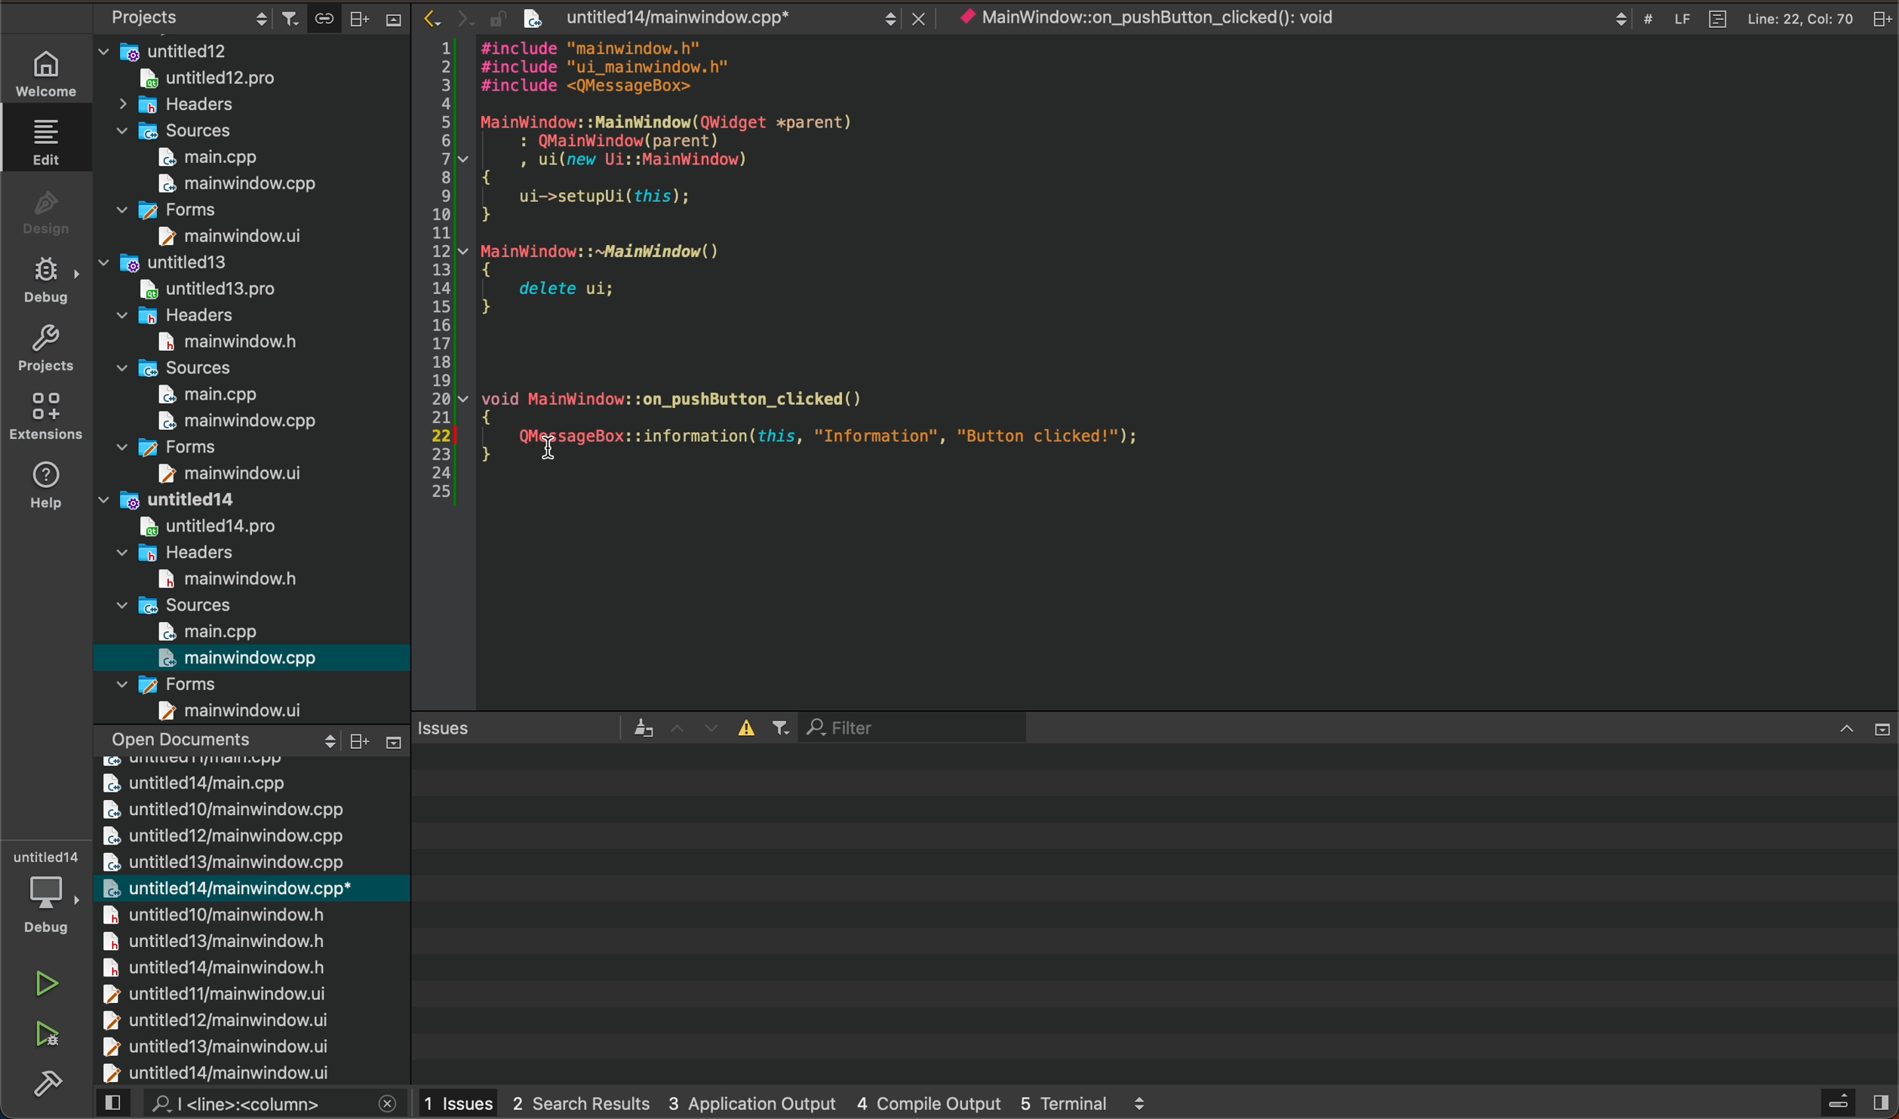  I want to click on Extensions, so click(41, 416).